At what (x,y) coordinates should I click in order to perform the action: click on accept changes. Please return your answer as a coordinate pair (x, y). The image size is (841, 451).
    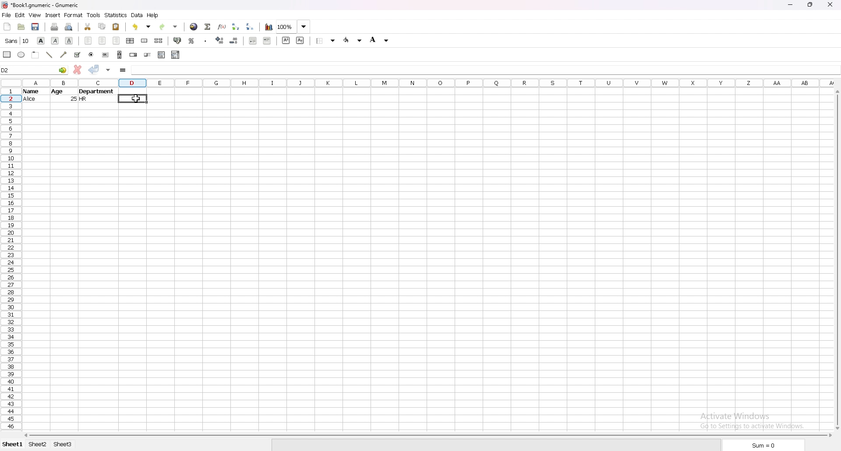
    Looking at the image, I should click on (94, 69).